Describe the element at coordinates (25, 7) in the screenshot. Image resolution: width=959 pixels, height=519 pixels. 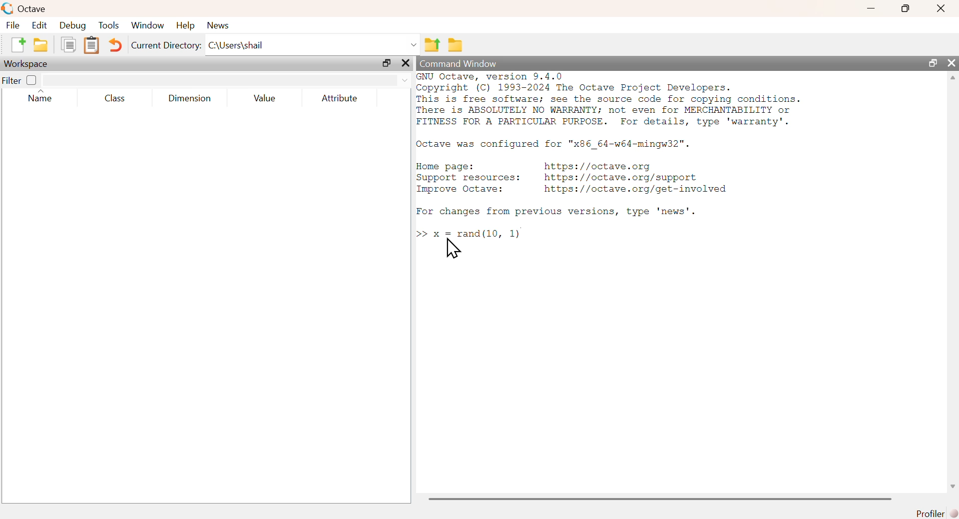
I see `octave` at that location.